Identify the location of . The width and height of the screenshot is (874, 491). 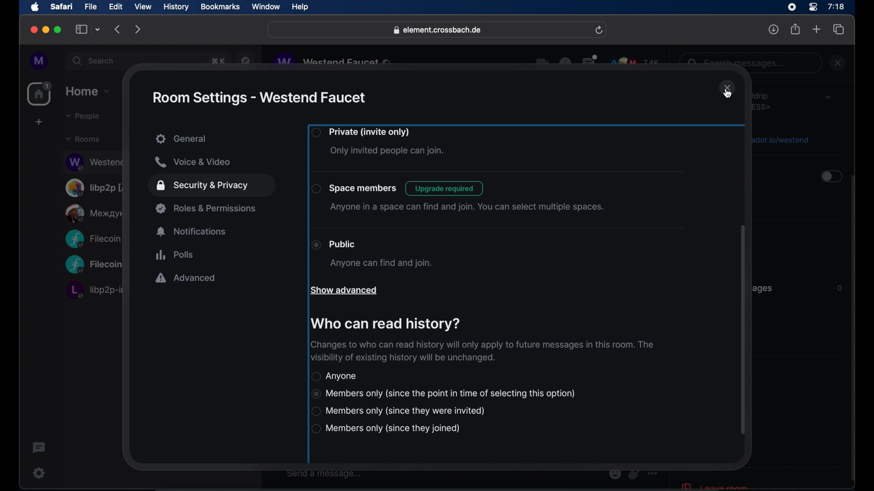
(84, 116).